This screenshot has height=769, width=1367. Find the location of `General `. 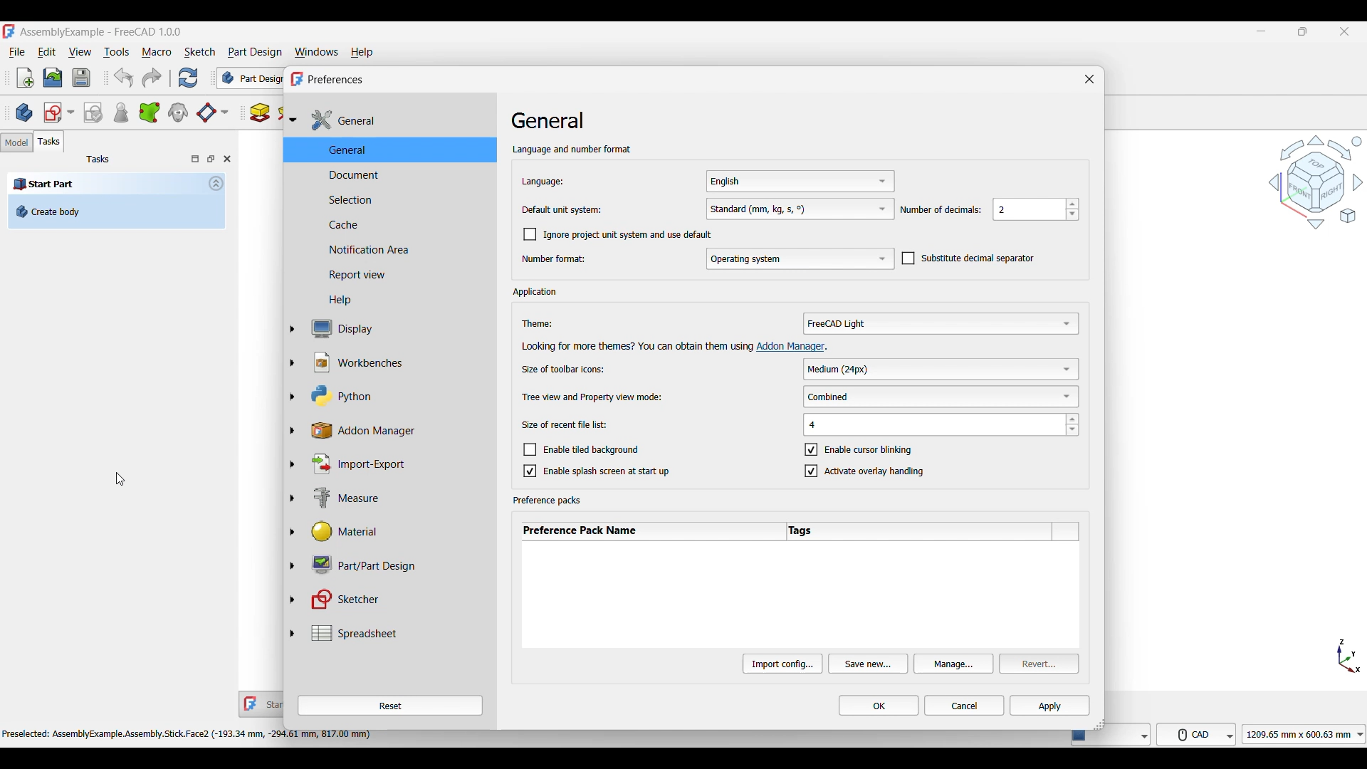

General  is located at coordinates (398, 121).